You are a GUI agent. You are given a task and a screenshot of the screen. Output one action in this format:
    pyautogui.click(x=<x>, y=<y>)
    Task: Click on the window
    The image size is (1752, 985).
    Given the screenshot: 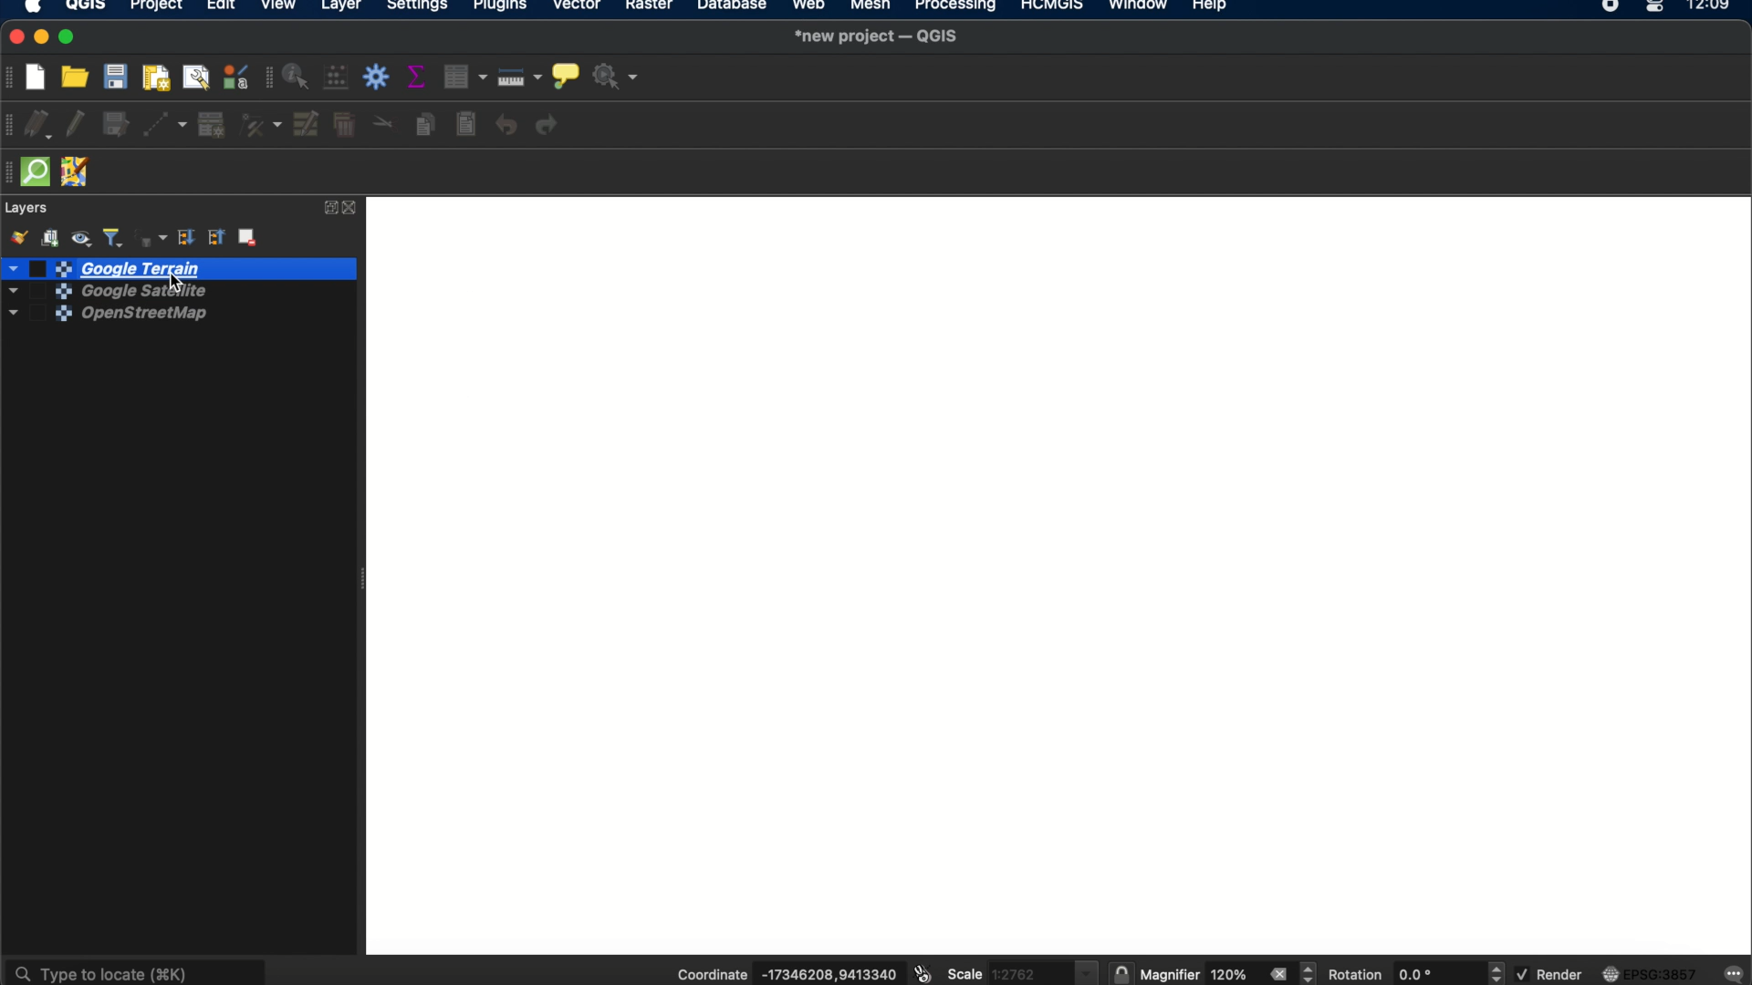 What is the action you would take?
    pyautogui.click(x=1137, y=7)
    